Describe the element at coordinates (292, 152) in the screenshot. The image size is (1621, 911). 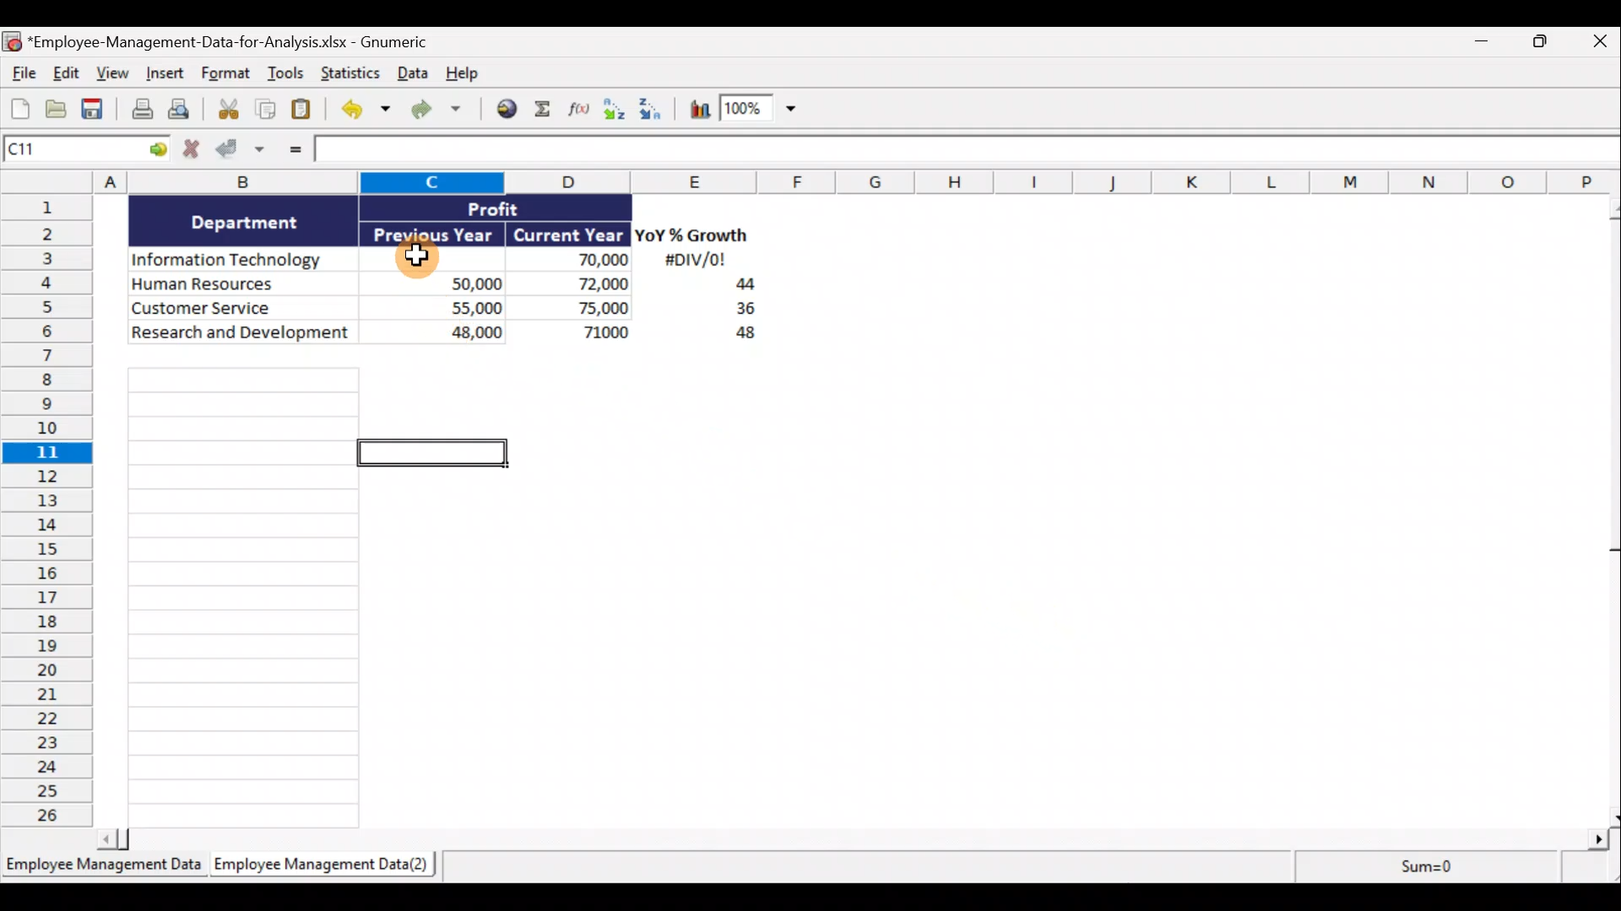
I see `Enter formula` at that location.